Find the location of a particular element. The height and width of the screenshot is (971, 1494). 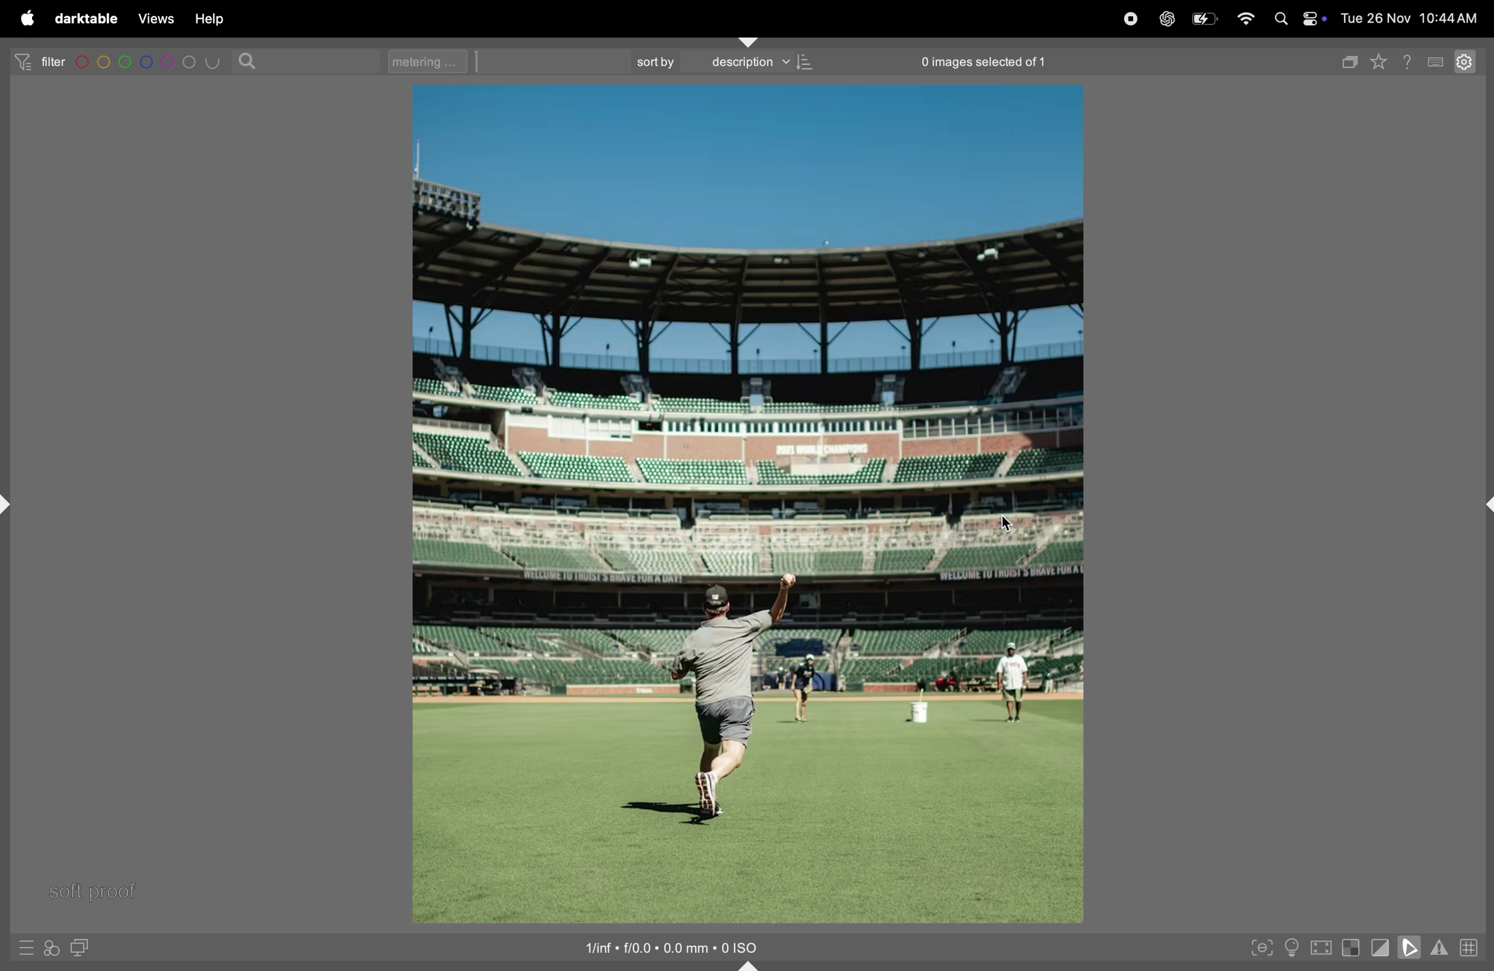

shift+ctrl+r is located at coordinates (1485, 504).